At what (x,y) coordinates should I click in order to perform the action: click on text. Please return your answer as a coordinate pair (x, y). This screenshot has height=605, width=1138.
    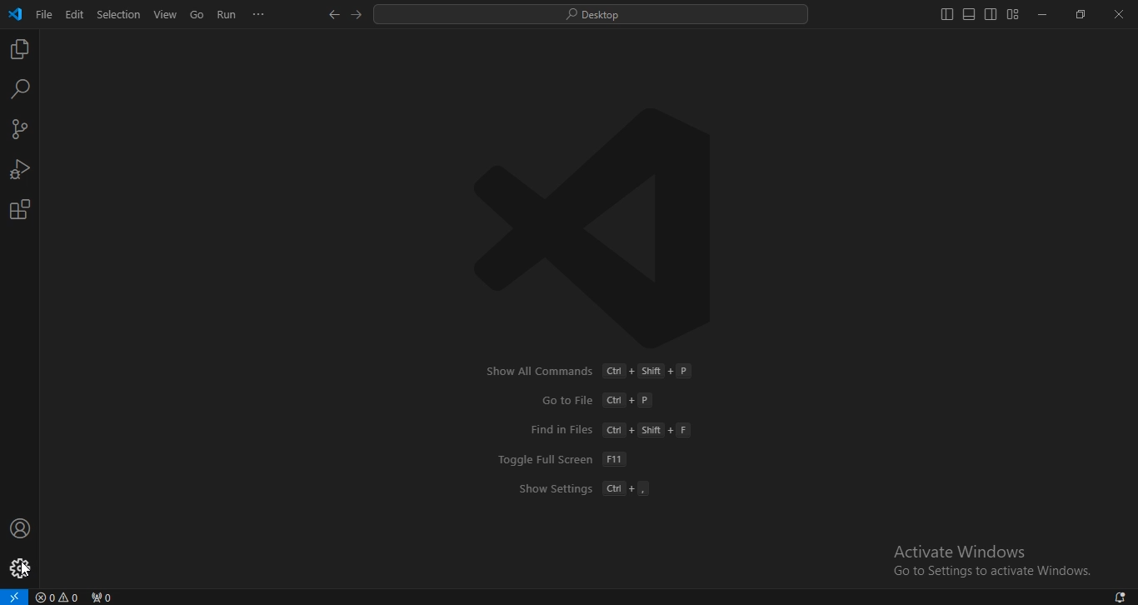
    Looking at the image, I should click on (611, 430).